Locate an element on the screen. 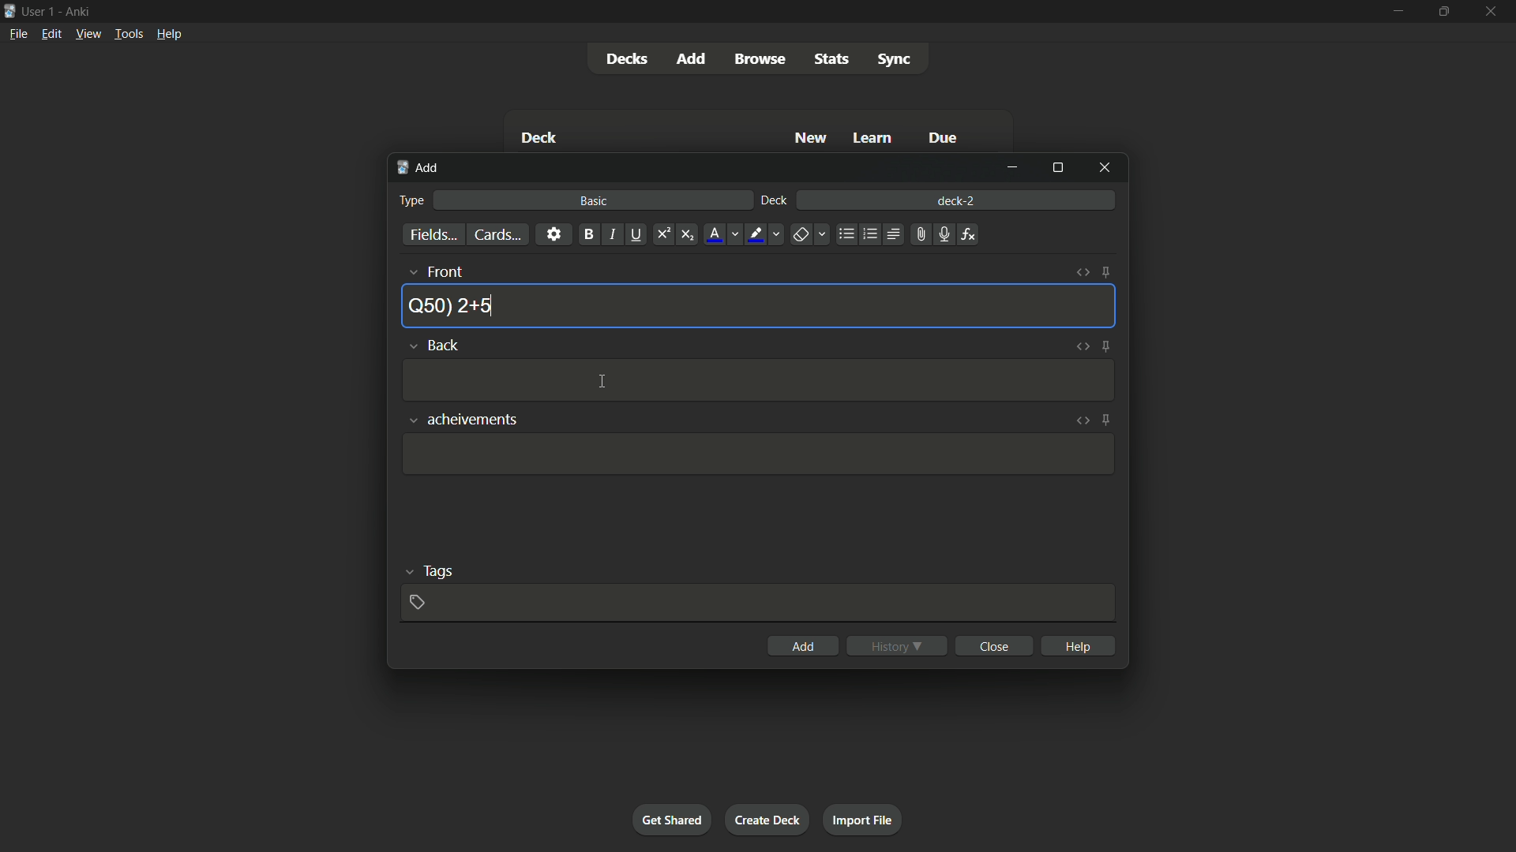  help menu is located at coordinates (171, 33).